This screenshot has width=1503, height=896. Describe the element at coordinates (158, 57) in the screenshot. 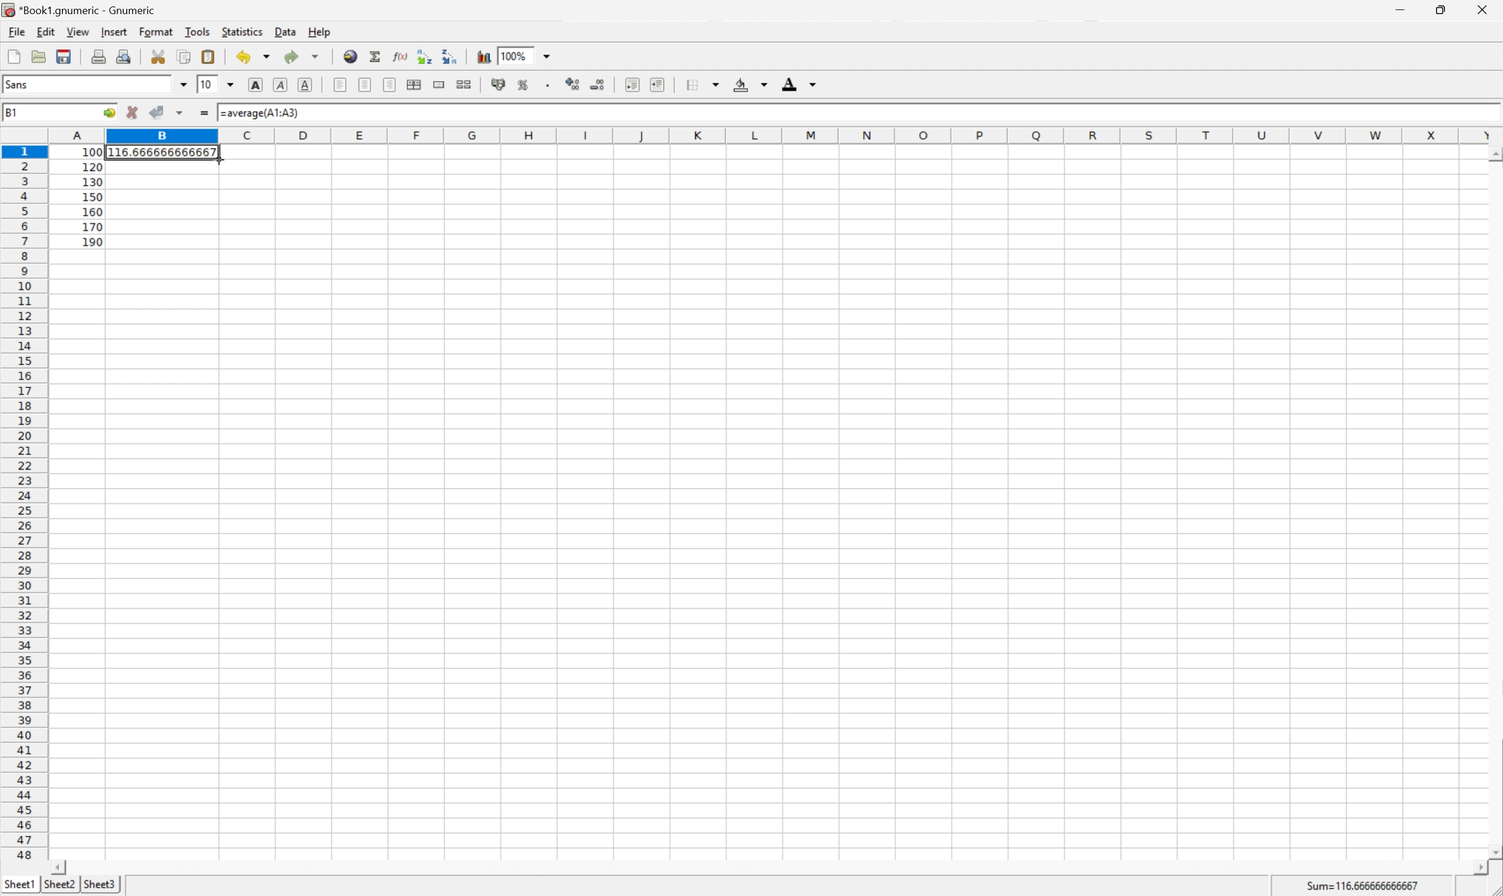

I see `Cut selection` at that location.